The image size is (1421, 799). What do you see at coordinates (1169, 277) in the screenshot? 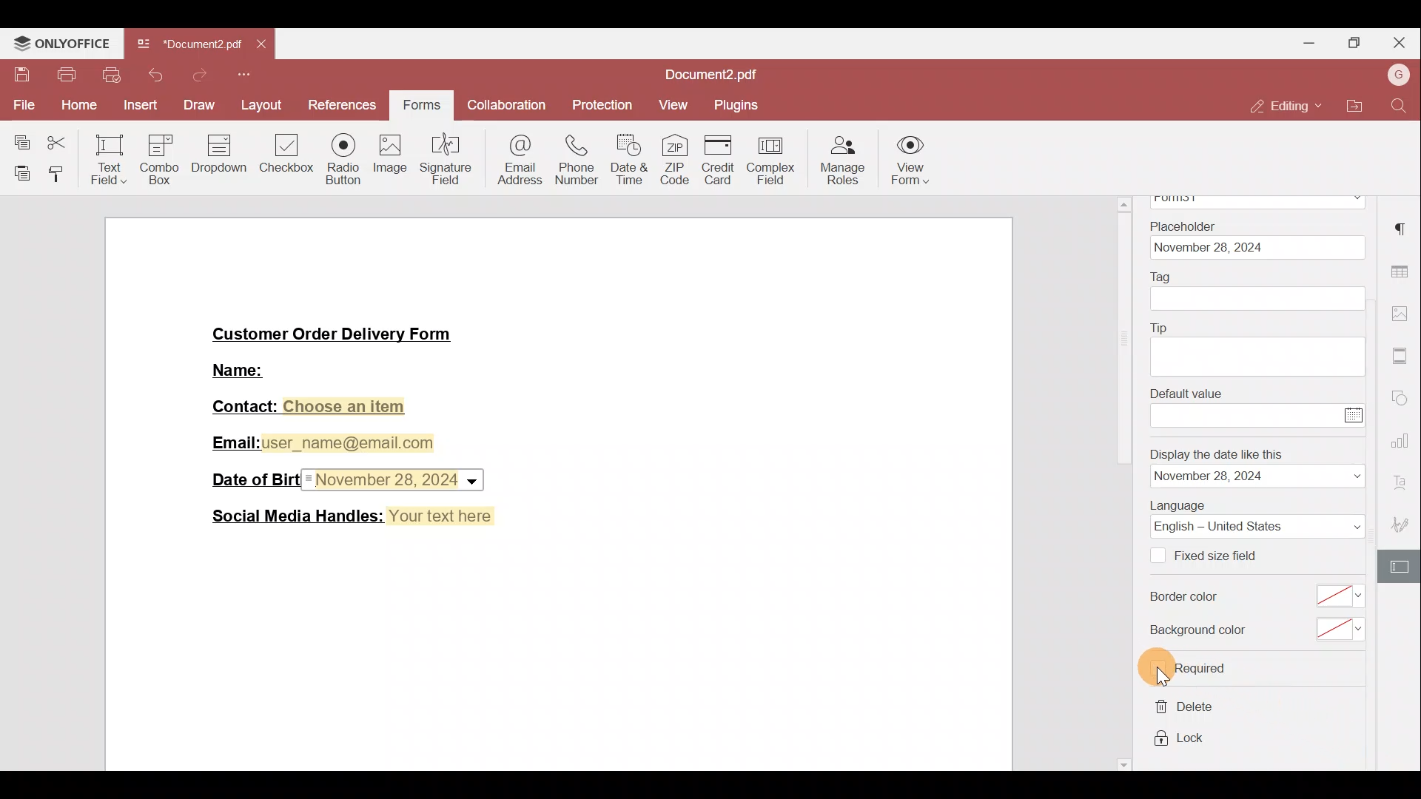
I see `Tag` at bounding box center [1169, 277].